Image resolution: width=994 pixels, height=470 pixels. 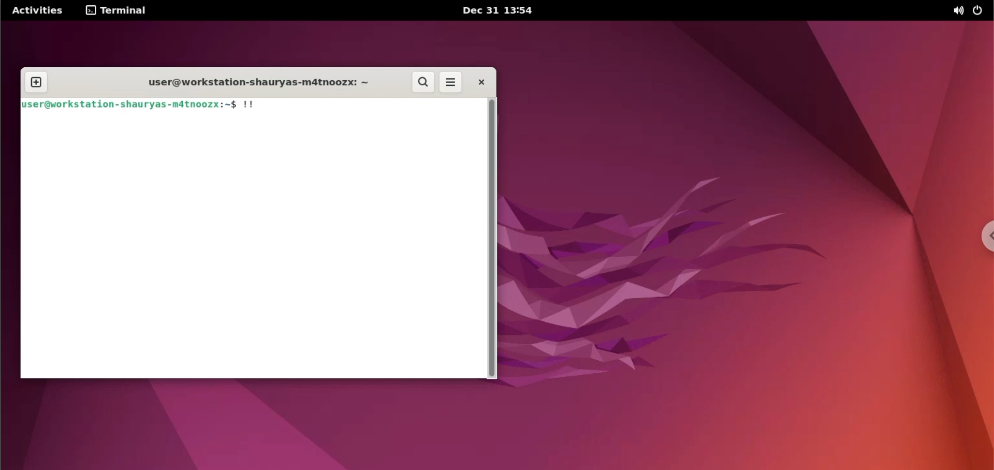 What do you see at coordinates (493, 239) in the screenshot?
I see `scrollbar` at bounding box center [493, 239].